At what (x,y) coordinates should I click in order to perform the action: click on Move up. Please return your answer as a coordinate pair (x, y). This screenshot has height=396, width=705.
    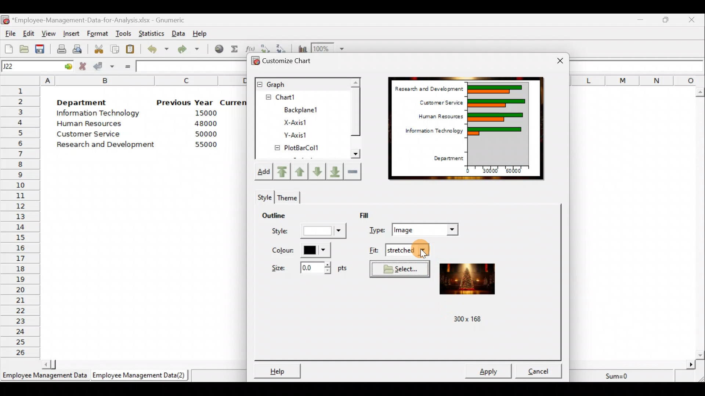
    Looking at the image, I should click on (316, 171).